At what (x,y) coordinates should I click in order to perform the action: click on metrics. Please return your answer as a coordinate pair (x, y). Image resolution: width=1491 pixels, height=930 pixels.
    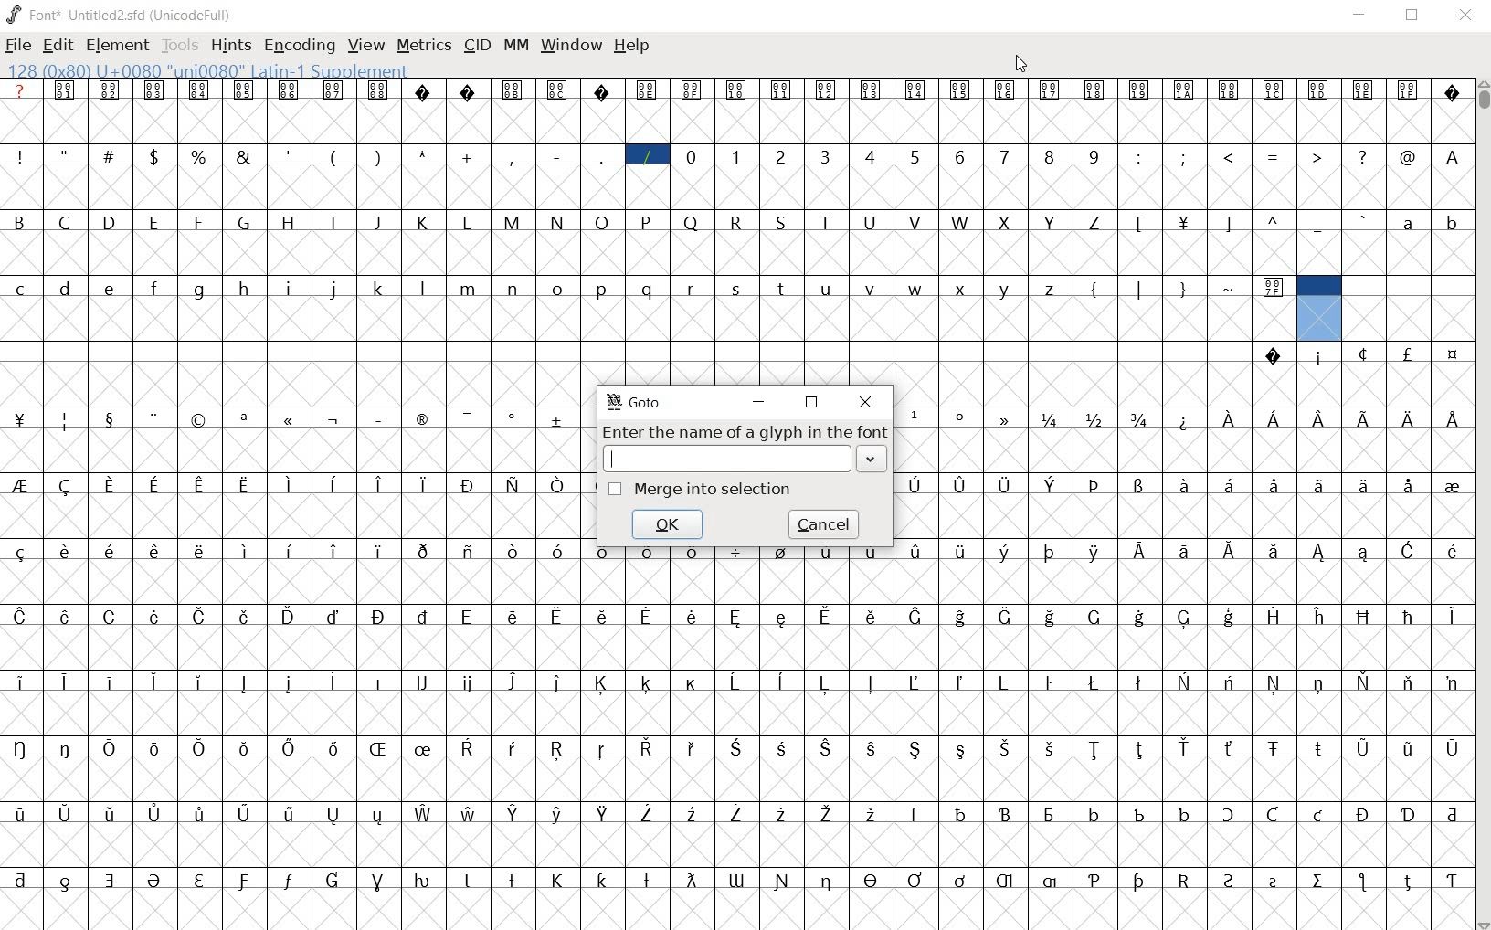
    Looking at the image, I should click on (425, 45).